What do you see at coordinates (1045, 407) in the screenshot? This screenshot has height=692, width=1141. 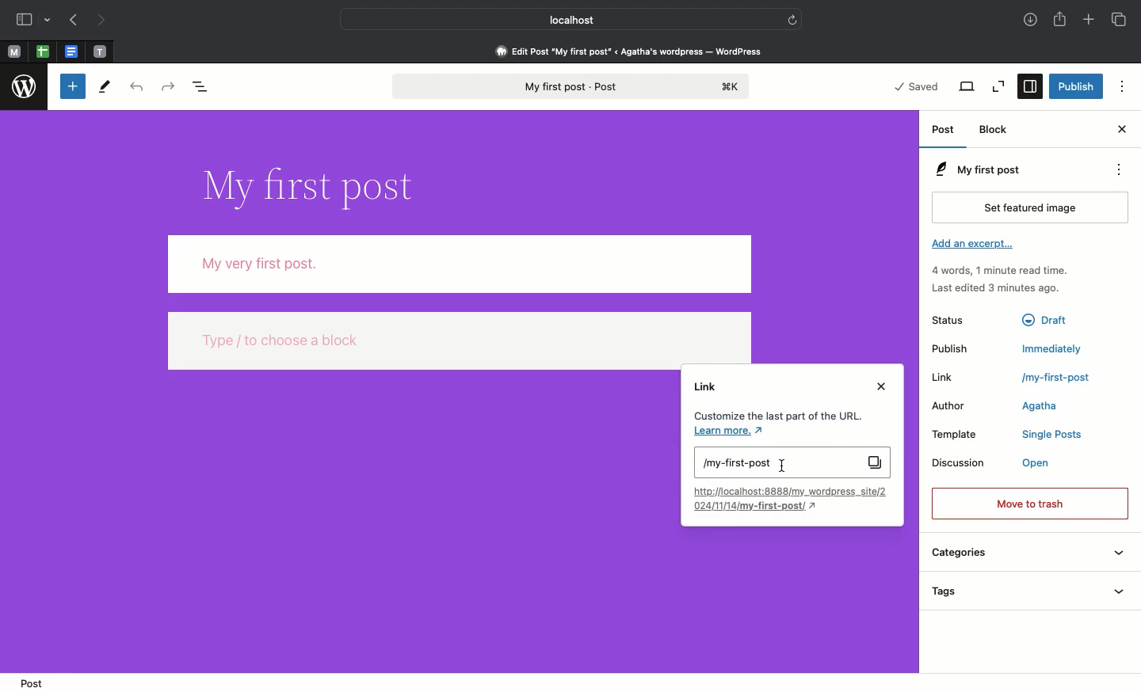 I see `Agatha` at bounding box center [1045, 407].